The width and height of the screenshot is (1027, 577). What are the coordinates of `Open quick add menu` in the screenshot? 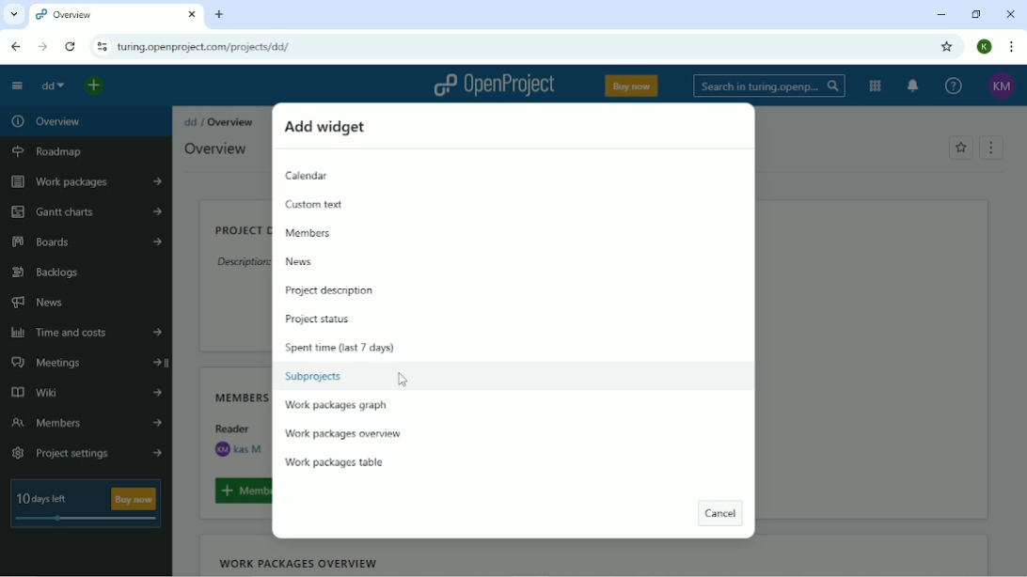 It's located at (94, 86).